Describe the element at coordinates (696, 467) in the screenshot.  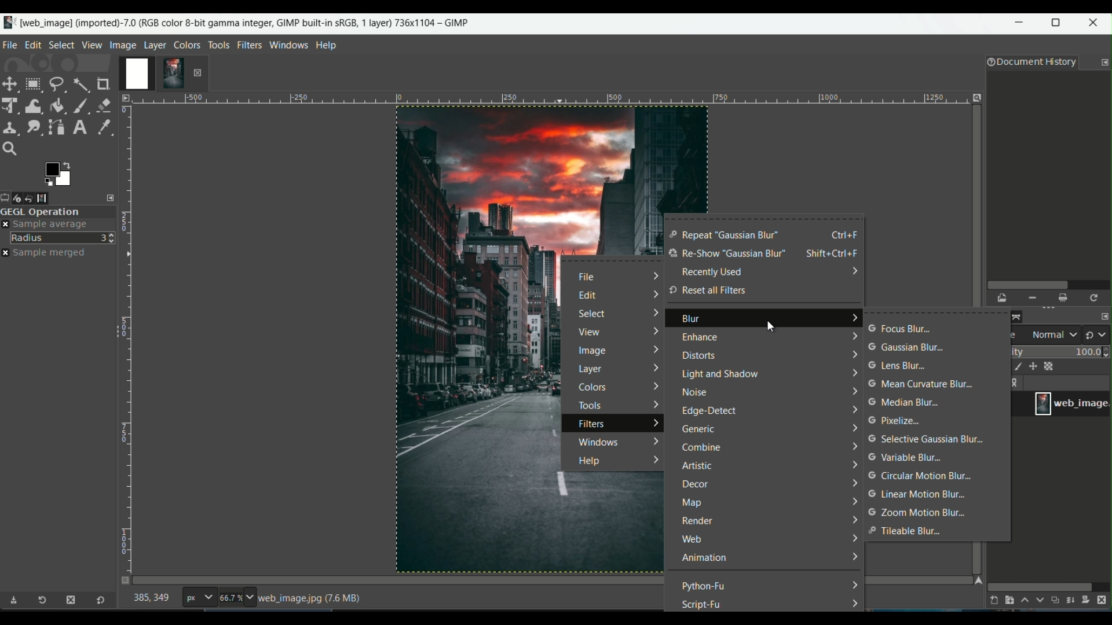
I see `artistic` at that location.